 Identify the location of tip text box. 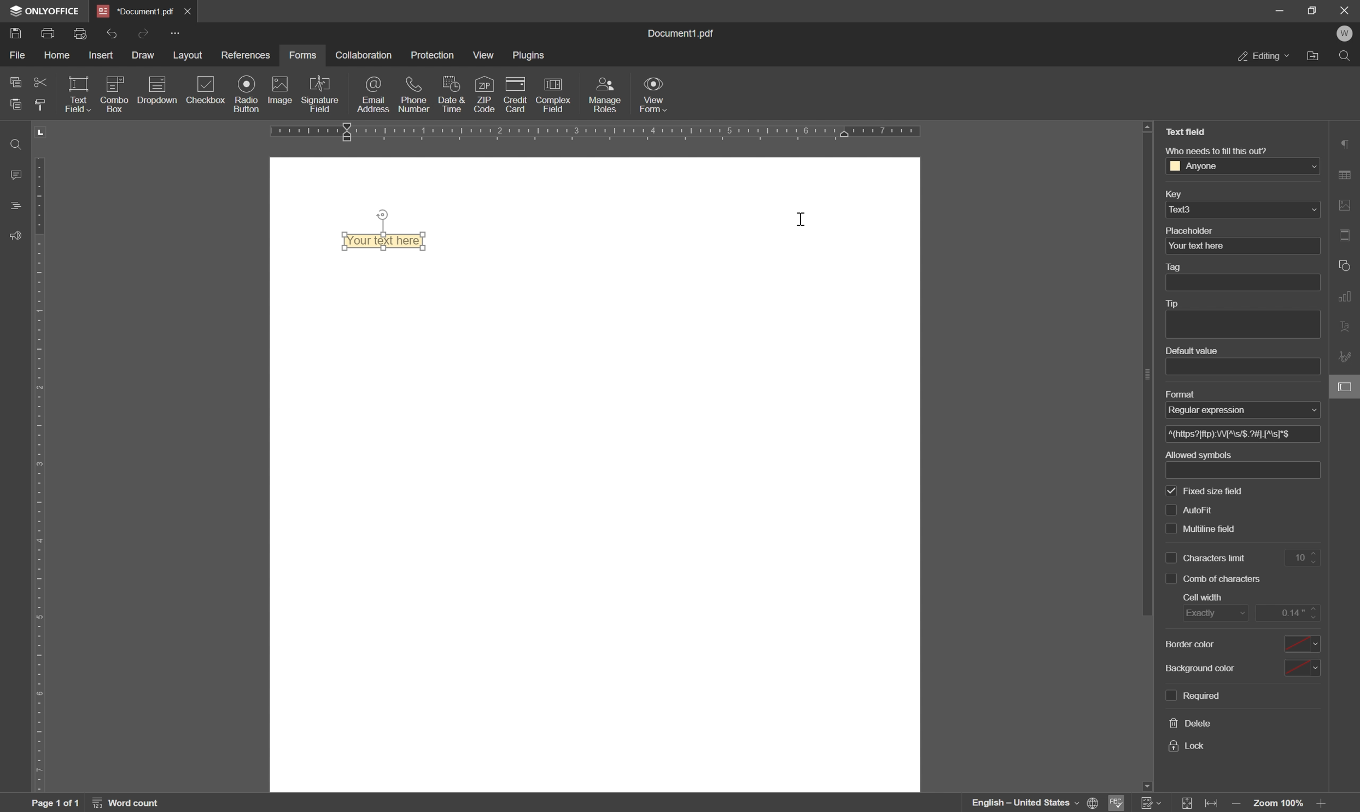
(1238, 324).